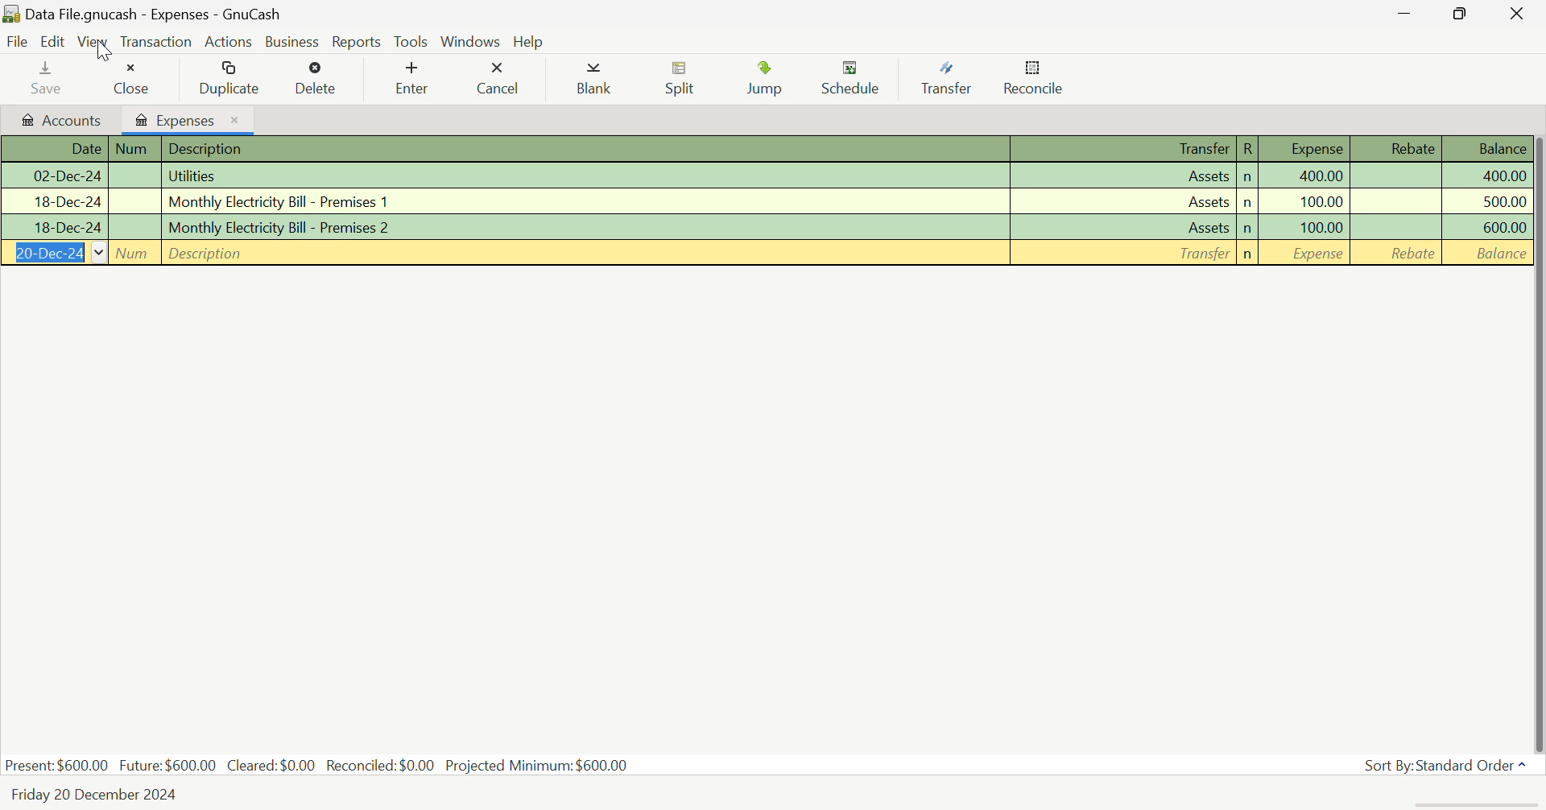 The height and width of the screenshot is (810, 1546). I want to click on Date, so click(52, 227).